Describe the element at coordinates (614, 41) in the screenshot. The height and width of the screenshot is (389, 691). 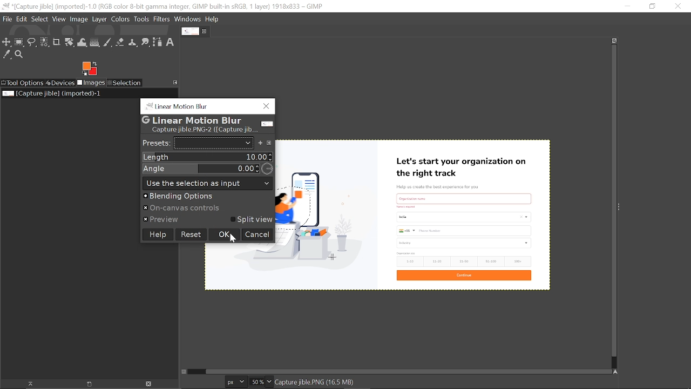
I see `Zoom when widow size changes` at that location.